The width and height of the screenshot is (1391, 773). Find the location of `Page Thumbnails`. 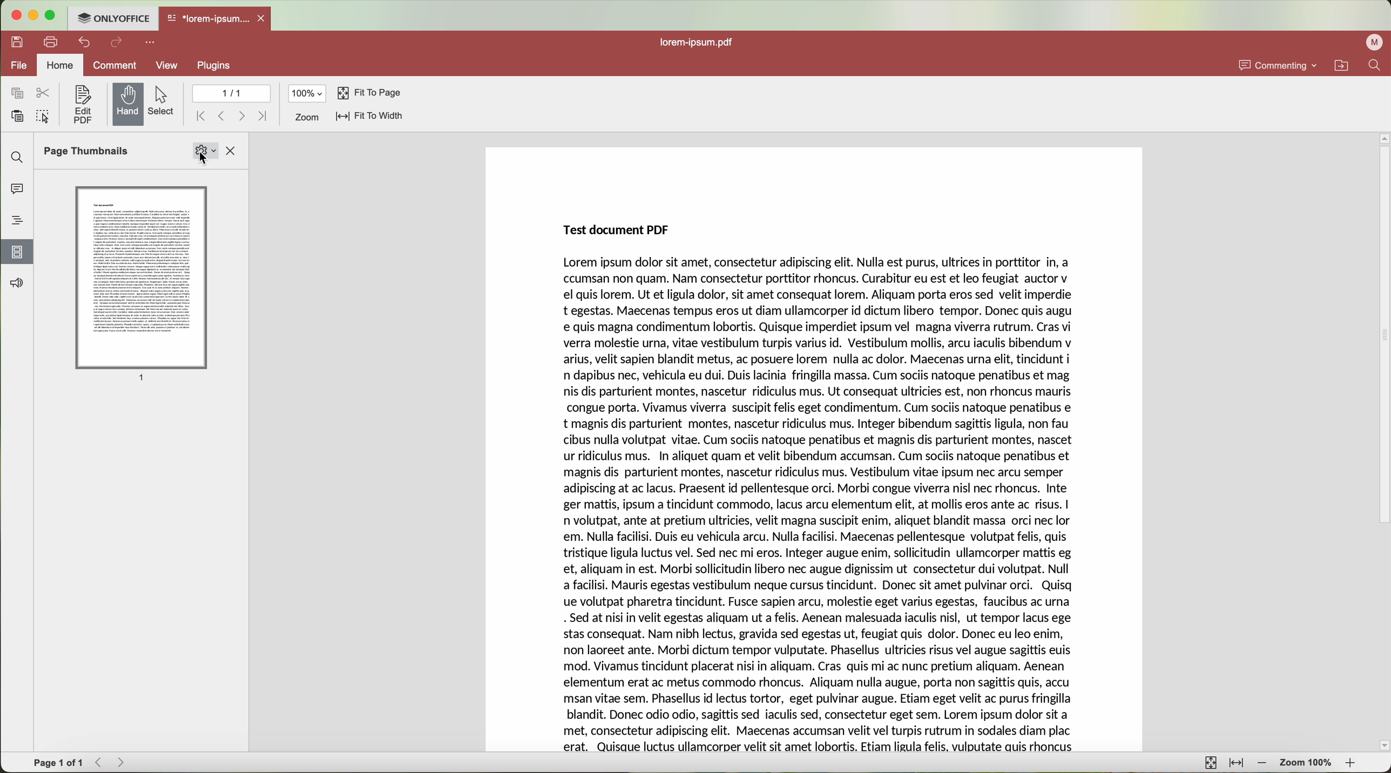

Page Thumbnails is located at coordinates (89, 151).